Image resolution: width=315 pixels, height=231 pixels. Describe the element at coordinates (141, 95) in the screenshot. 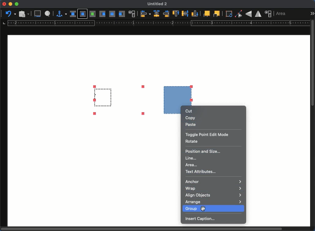

I see `selected ` at that location.